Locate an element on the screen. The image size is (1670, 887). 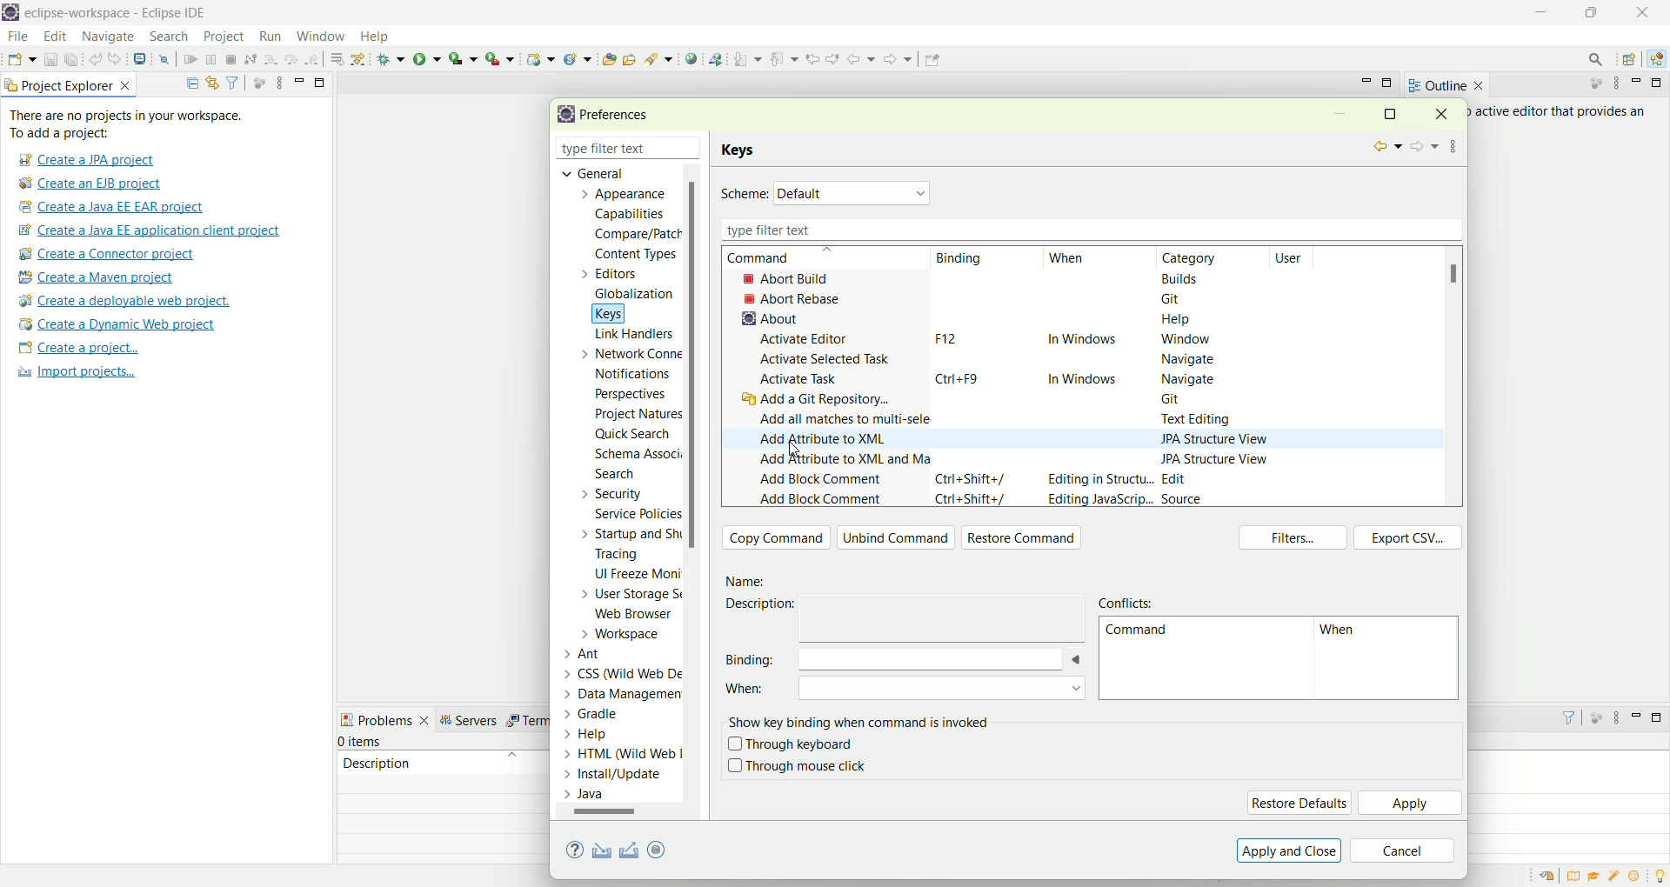
project explorer is located at coordinates (70, 84).